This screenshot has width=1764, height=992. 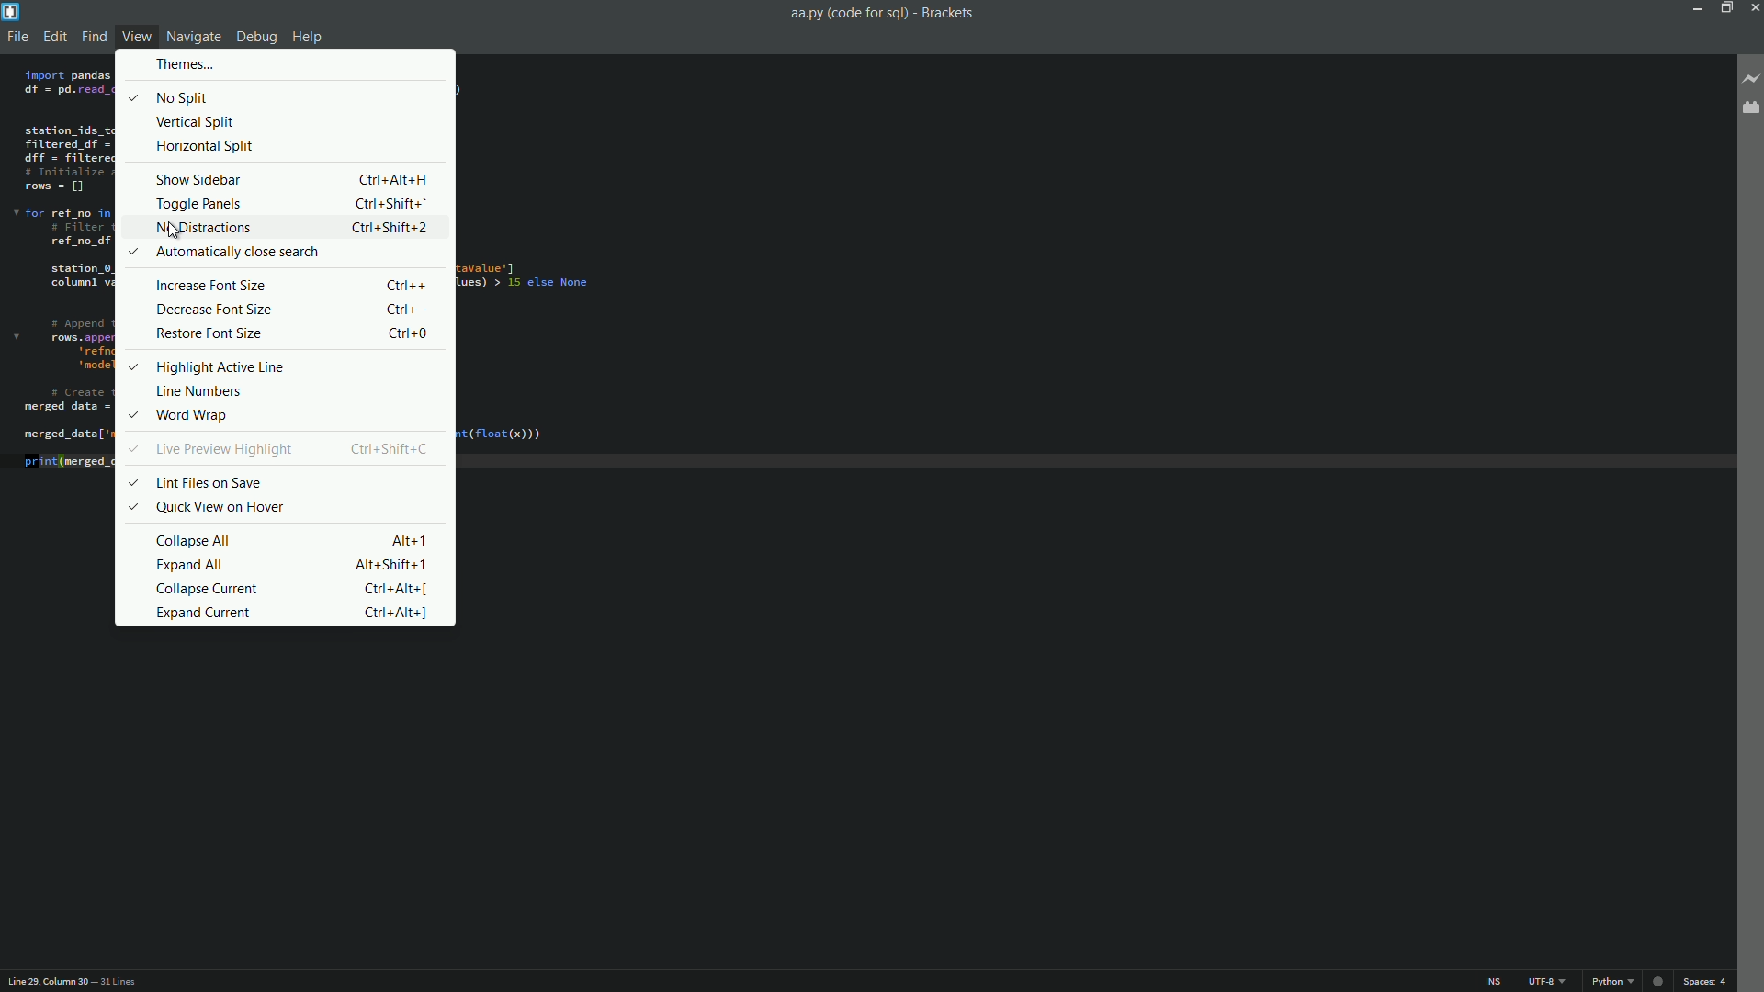 I want to click on help menu, so click(x=307, y=38).